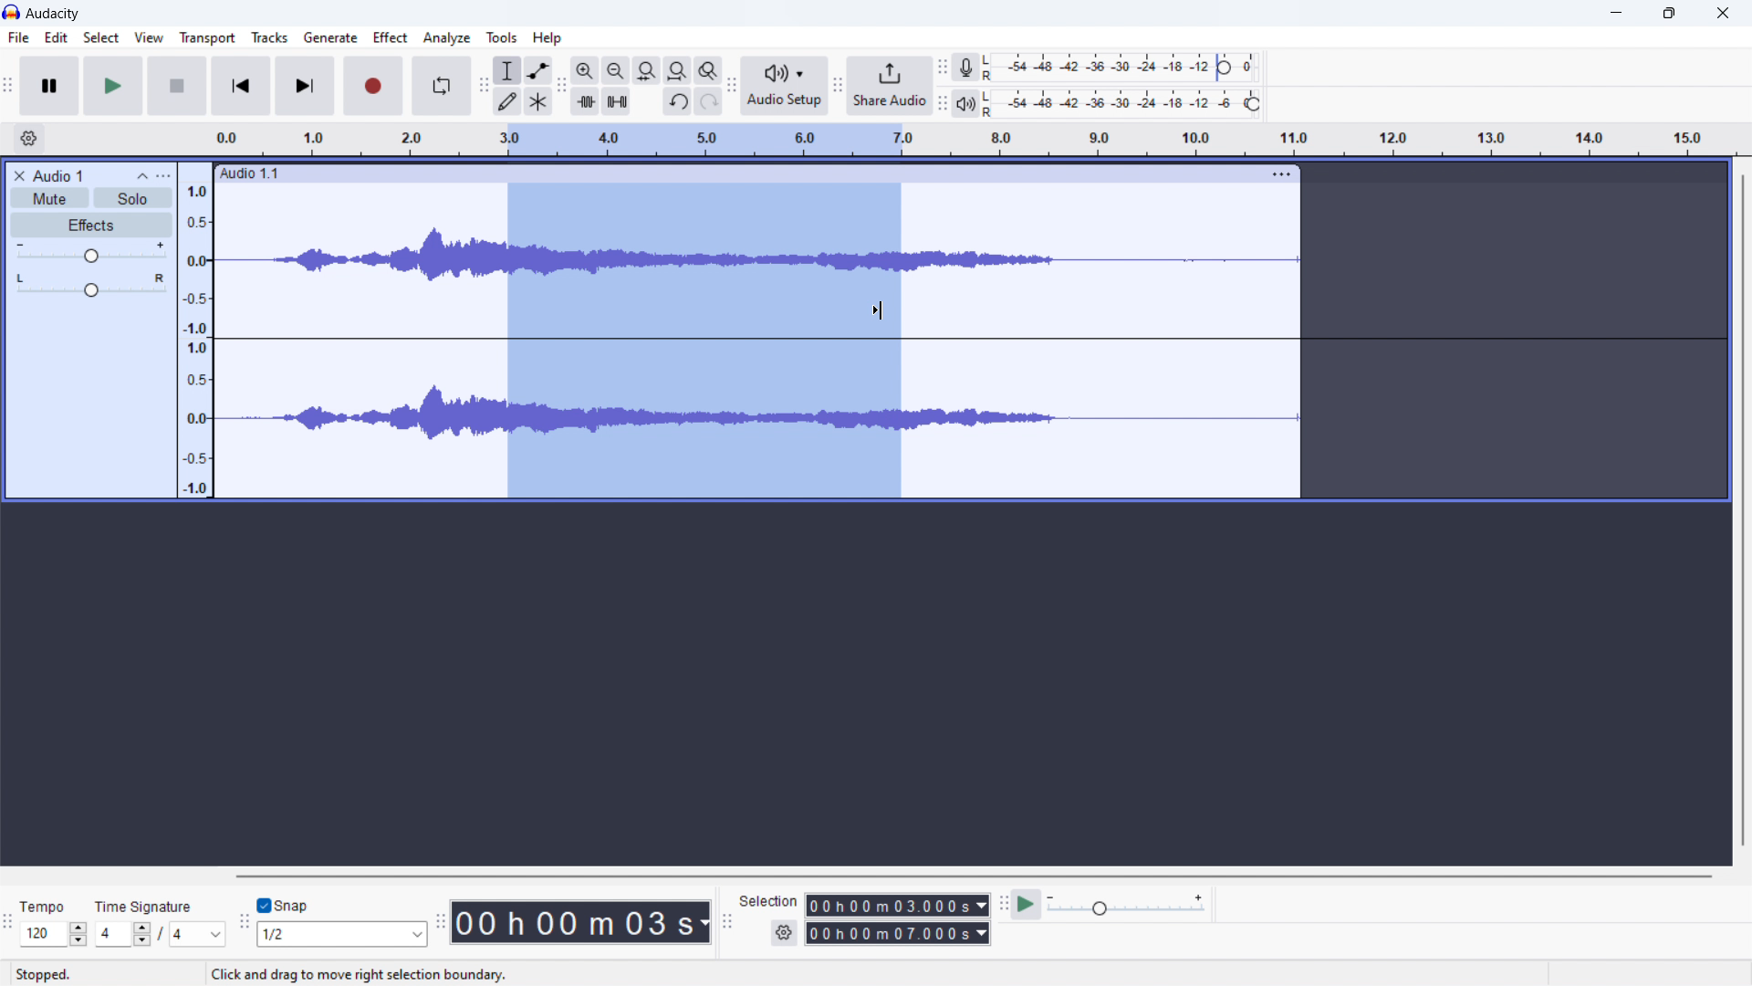 The image size is (1752, 986). What do you see at coordinates (584, 70) in the screenshot?
I see `zoom in` at bounding box center [584, 70].